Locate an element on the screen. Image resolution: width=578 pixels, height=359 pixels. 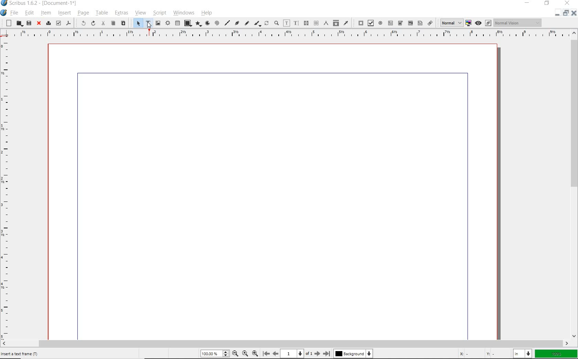
preflight verifier is located at coordinates (58, 23).